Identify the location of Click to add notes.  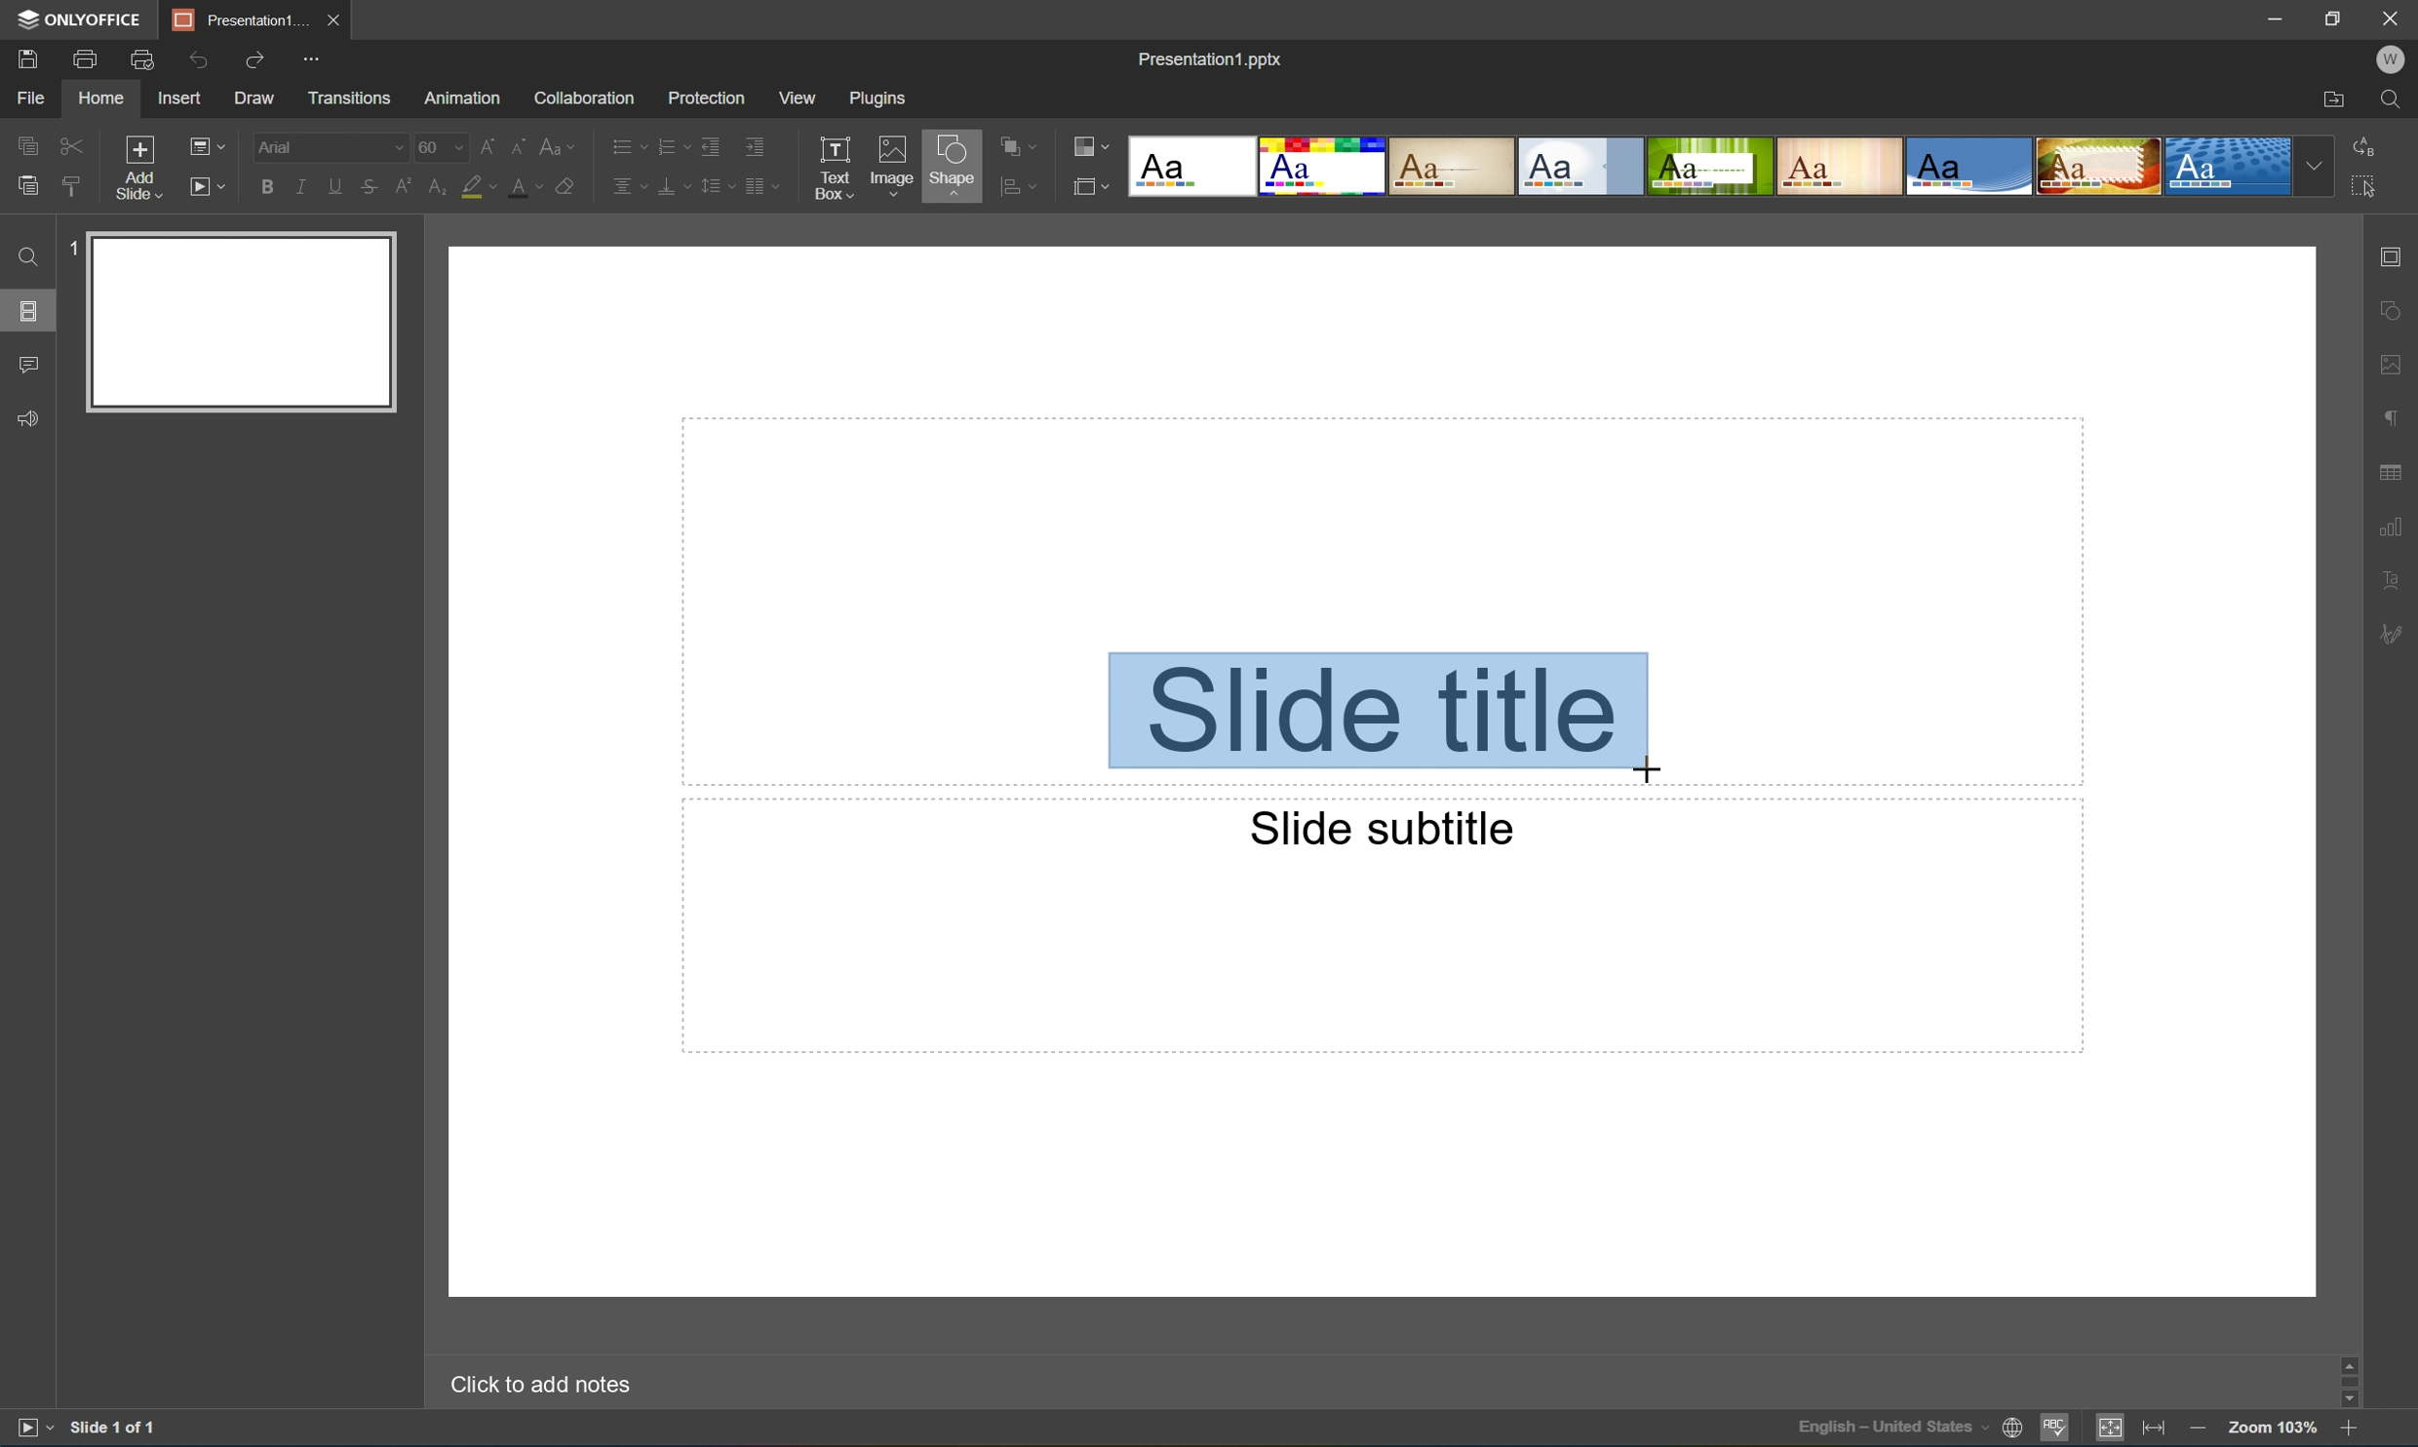
(533, 1385).